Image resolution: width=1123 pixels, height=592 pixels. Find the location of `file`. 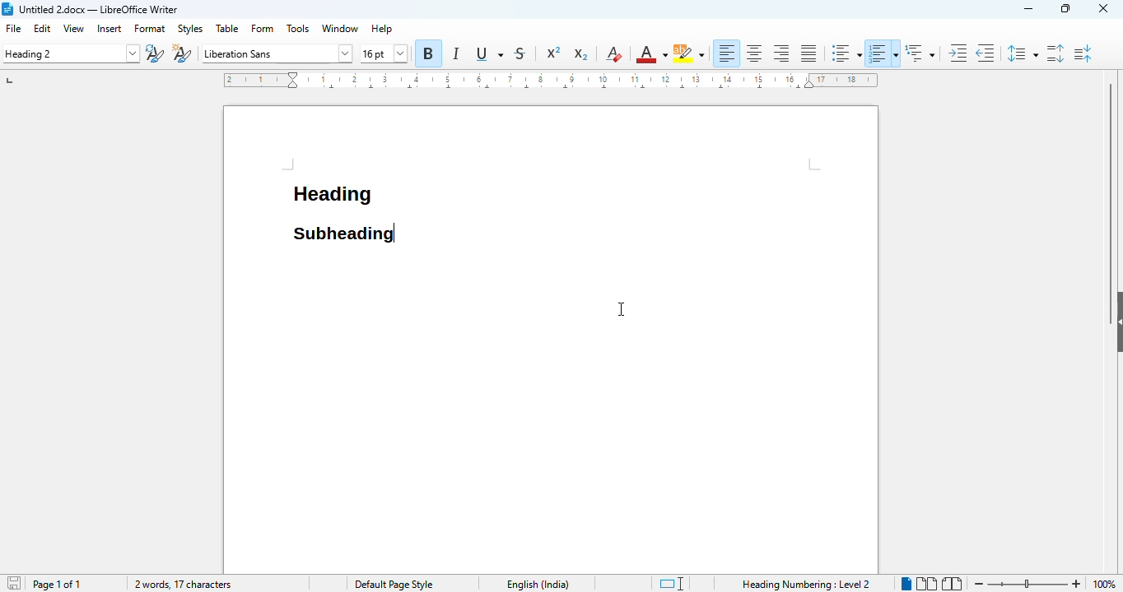

file is located at coordinates (12, 29).